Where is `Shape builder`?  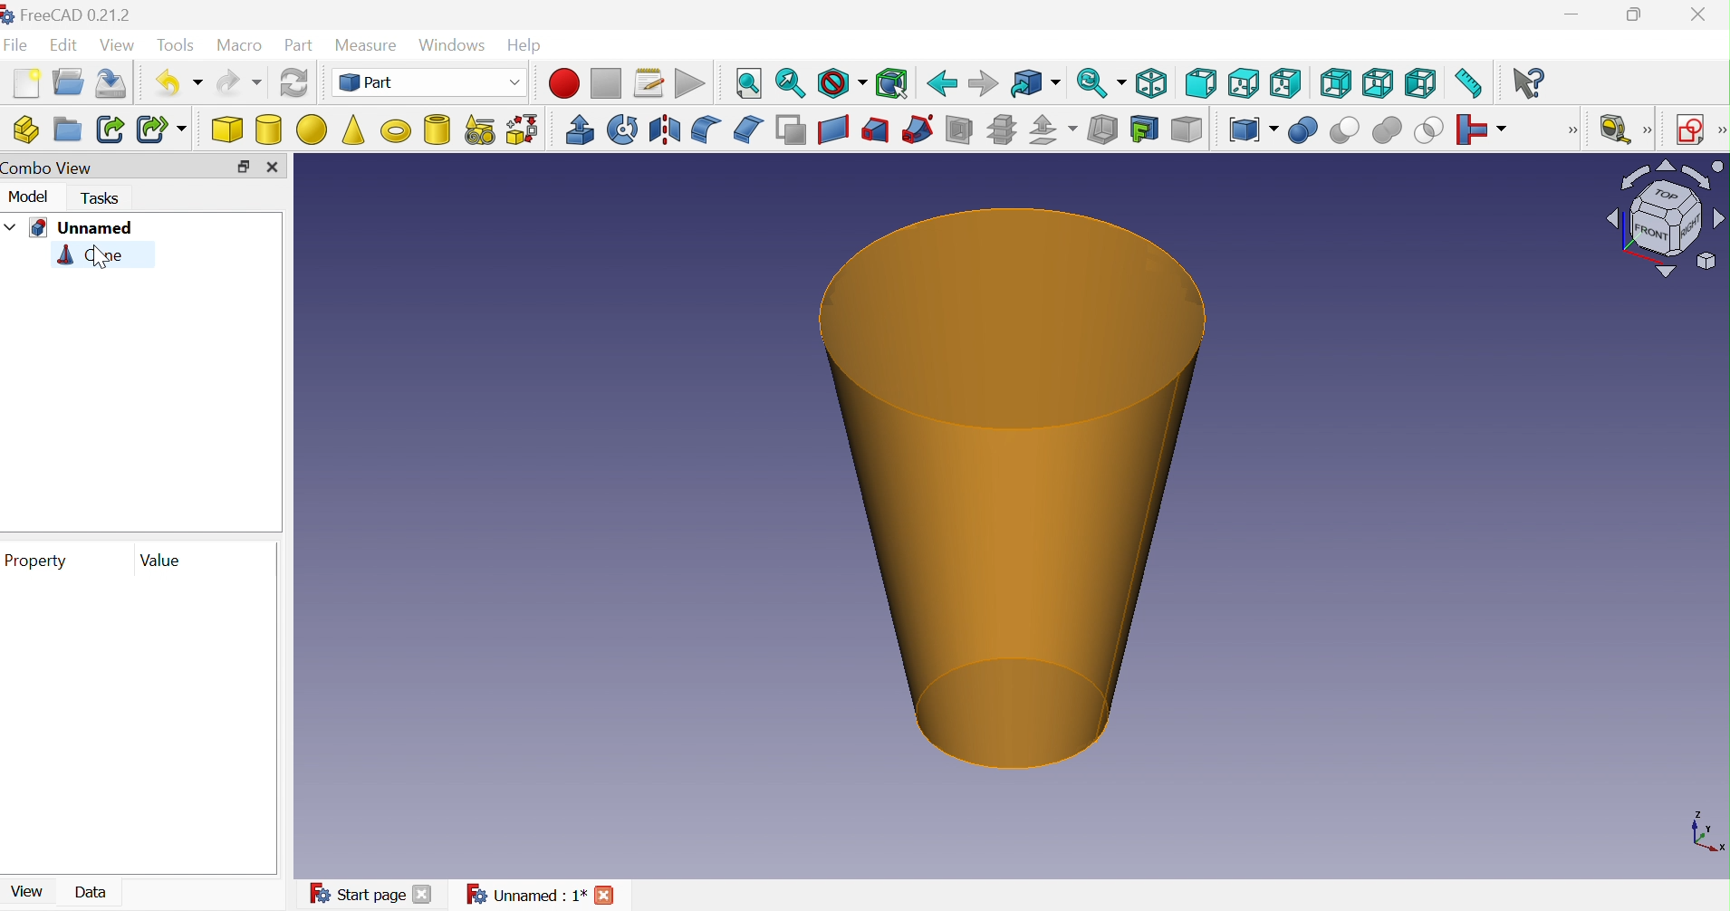
Shape builder is located at coordinates (526, 129).